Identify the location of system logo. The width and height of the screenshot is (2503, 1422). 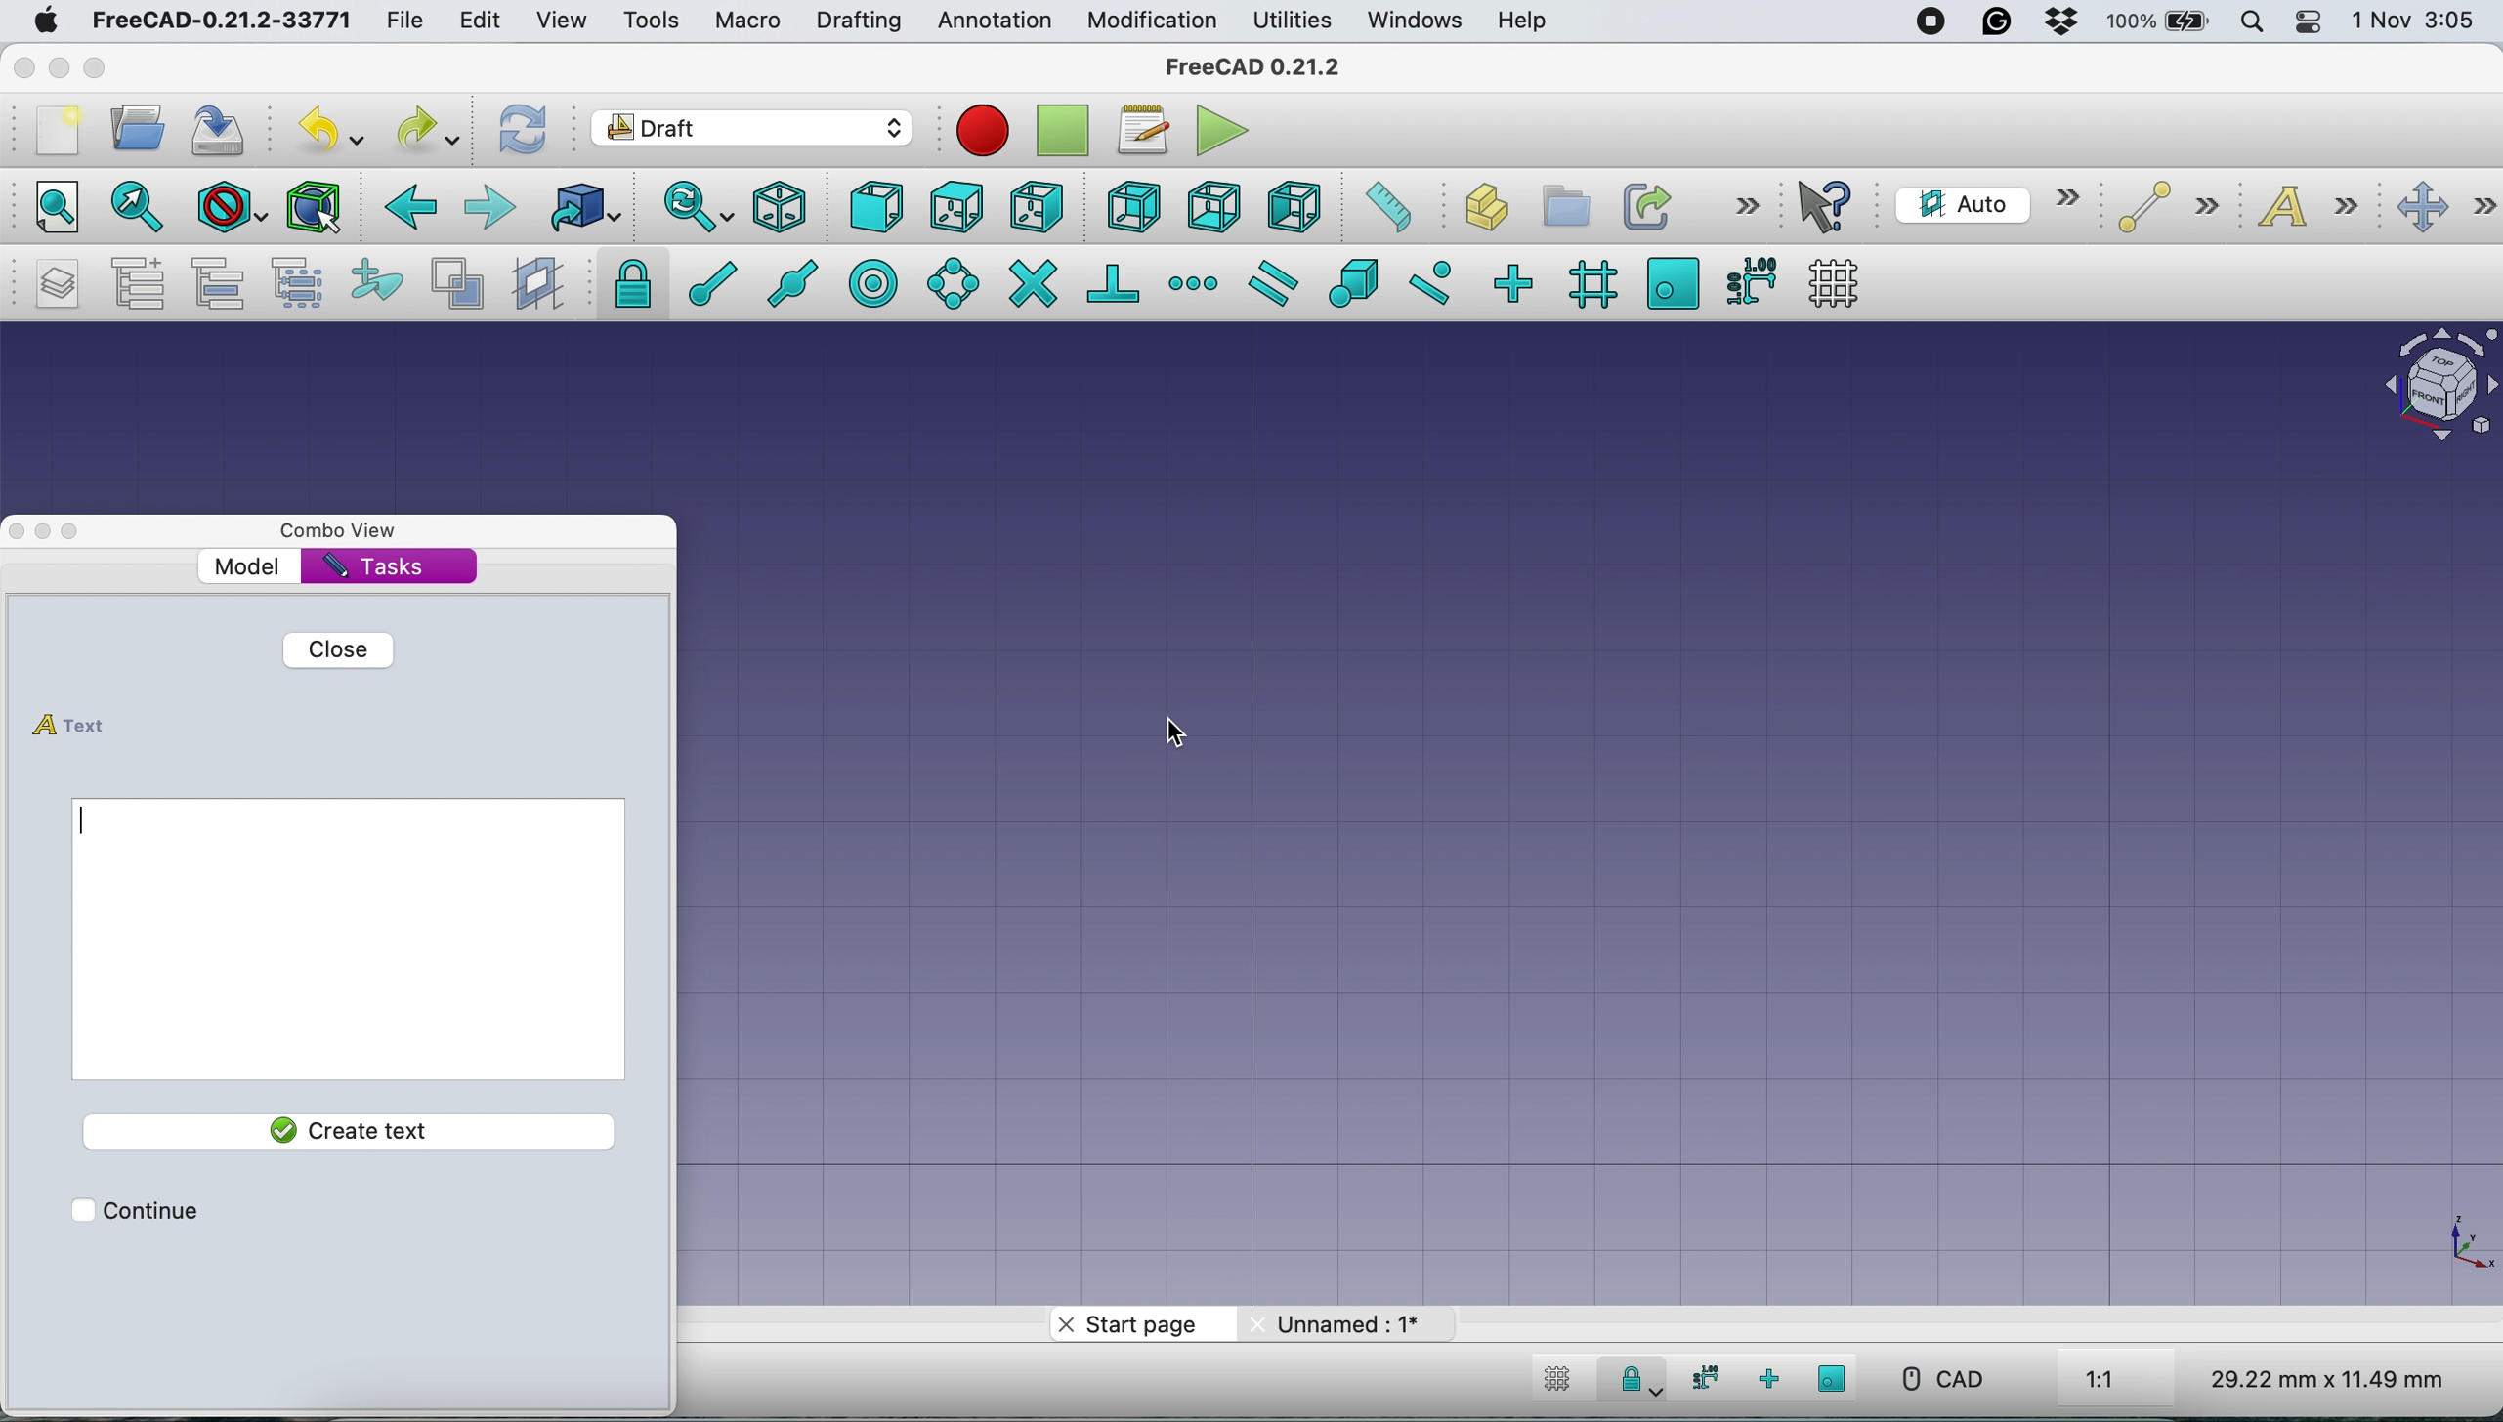
(43, 20).